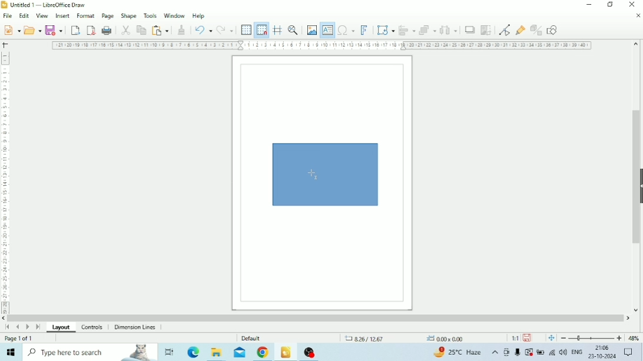 The width and height of the screenshot is (643, 361). What do you see at coordinates (252, 337) in the screenshot?
I see `Default` at bounding box center [252, 337].